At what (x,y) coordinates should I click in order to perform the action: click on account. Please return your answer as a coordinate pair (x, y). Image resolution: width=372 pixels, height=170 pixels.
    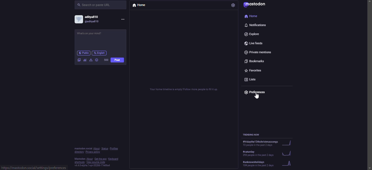
    Looking at the image, I should click on (88, 20).